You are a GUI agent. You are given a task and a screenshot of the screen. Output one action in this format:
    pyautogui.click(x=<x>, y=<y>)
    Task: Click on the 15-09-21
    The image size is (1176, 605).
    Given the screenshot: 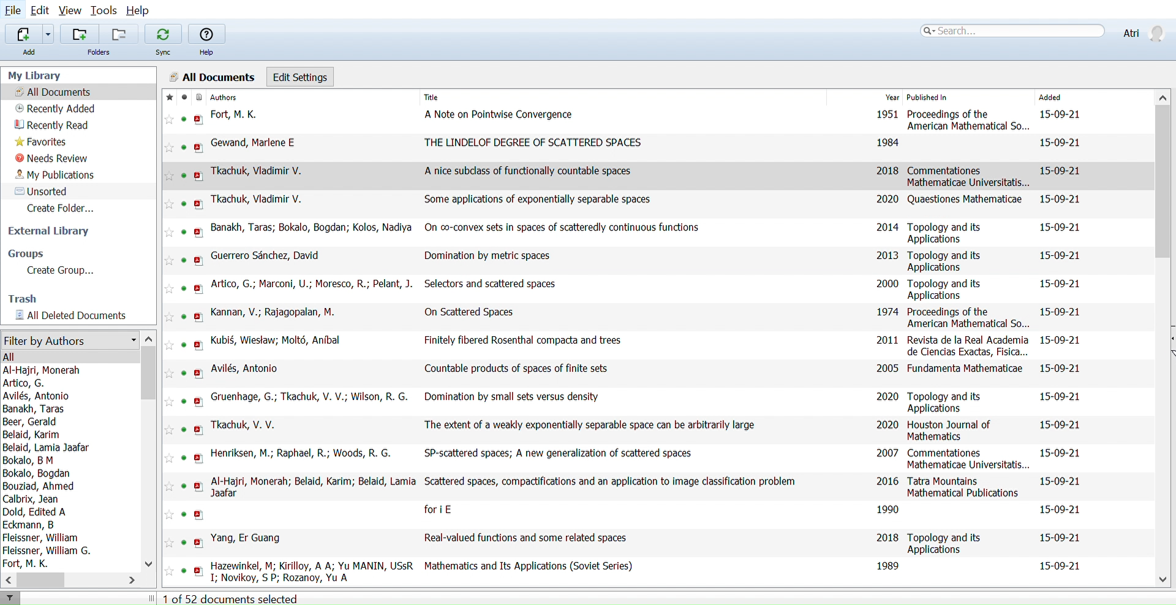 What is the action you would take?
    pyautogui.click(x=1057, y=227)
    